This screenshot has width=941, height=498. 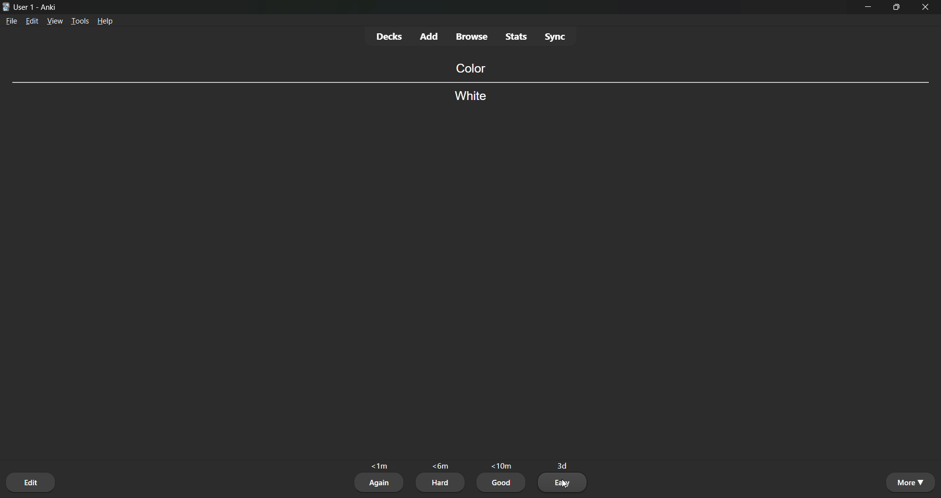 I want to click on <10m, so click(x=501, y=463).